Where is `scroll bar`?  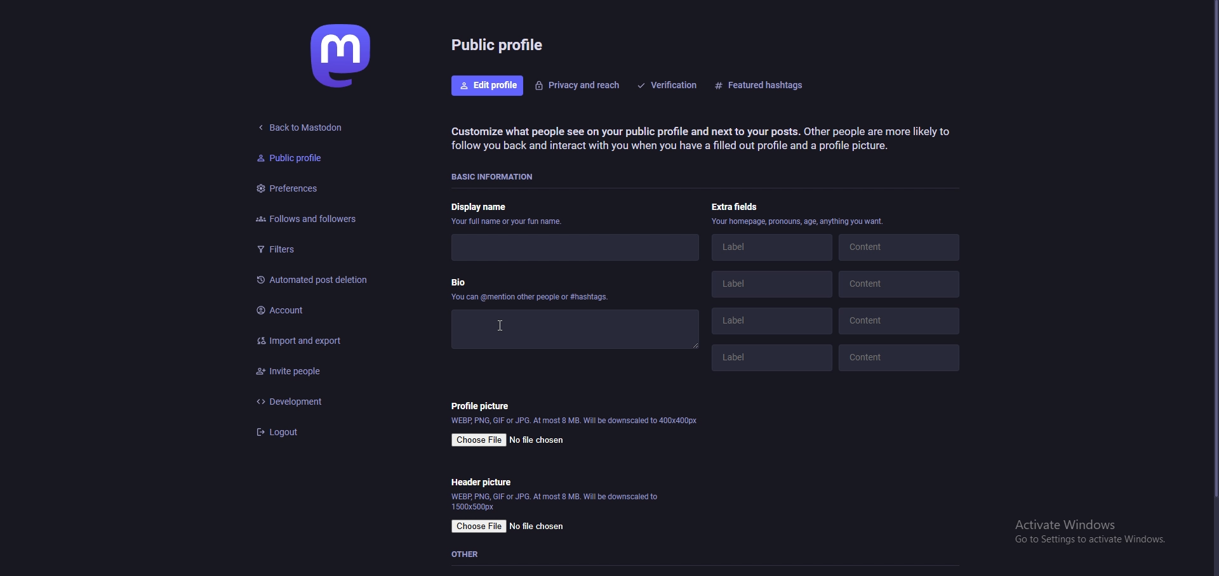 scroll bar is located at coordinates (1213, 251).